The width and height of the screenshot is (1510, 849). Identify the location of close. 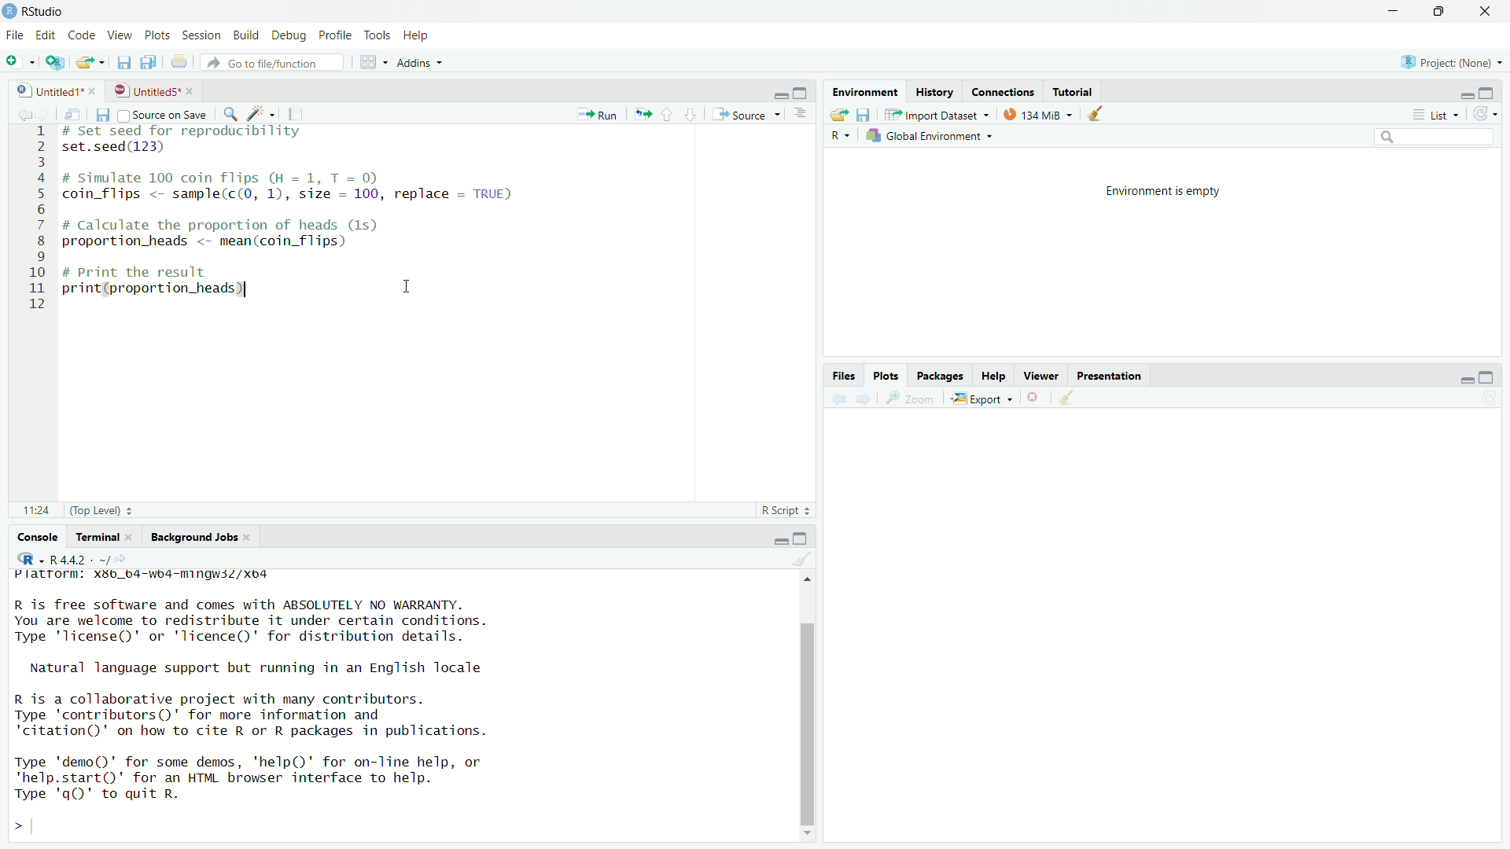
(133, 536).